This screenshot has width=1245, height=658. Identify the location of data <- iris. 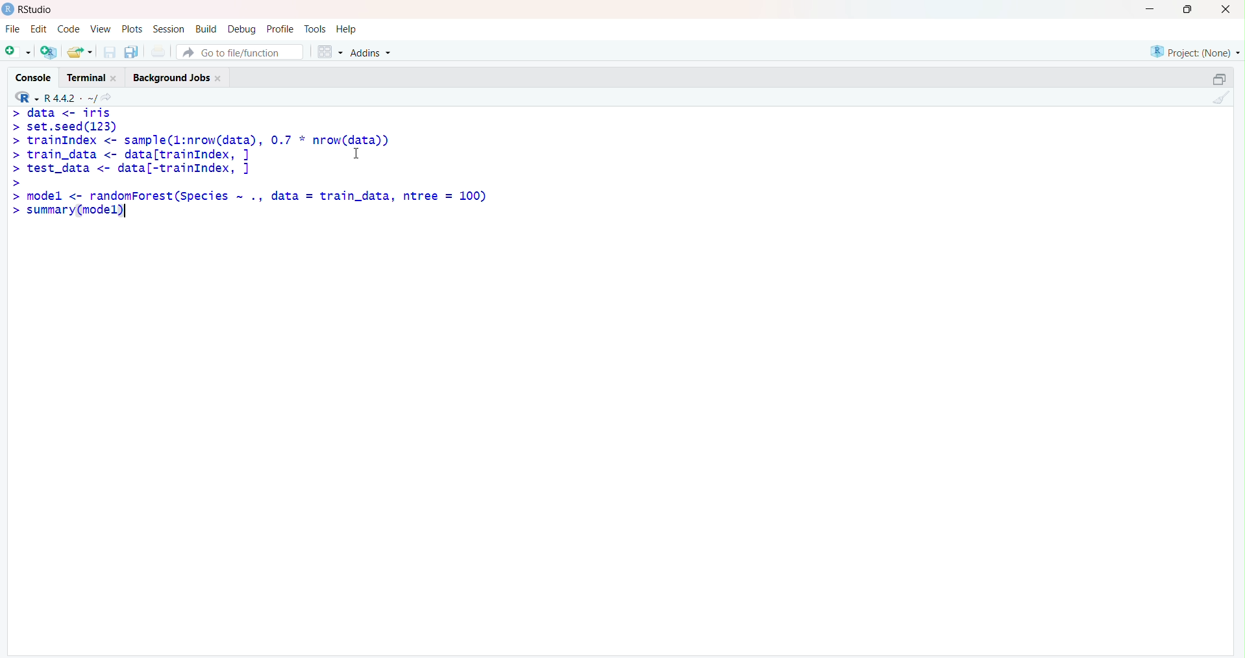
(70, 112).